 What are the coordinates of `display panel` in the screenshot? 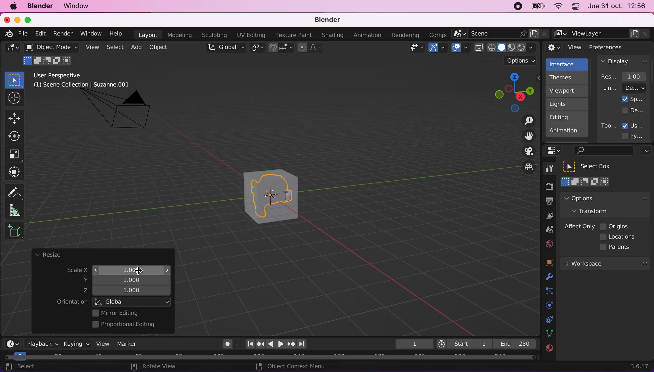 It's located at (624, 61).